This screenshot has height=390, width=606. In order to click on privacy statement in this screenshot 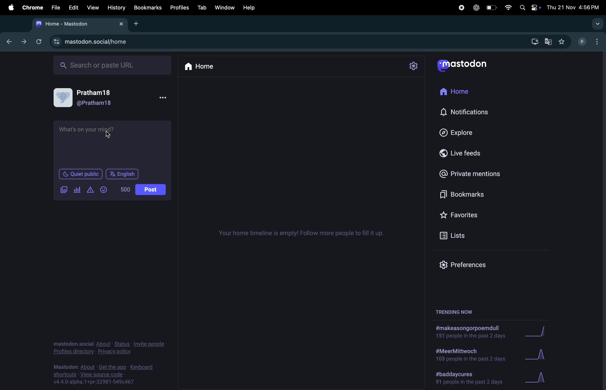, I will do `click(109, 347)`.